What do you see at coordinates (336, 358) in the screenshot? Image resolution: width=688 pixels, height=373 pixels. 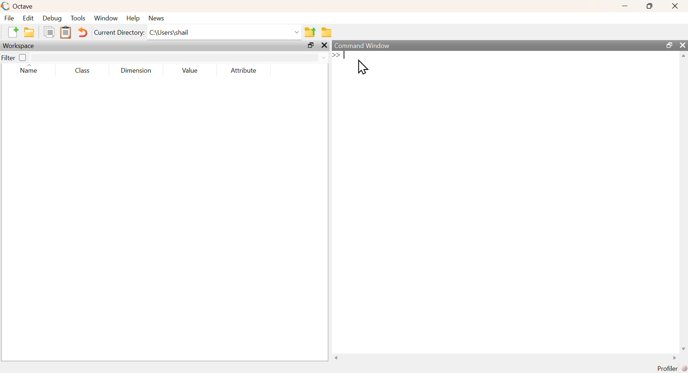 I see `scroll left` at bounding box center [336, 358].